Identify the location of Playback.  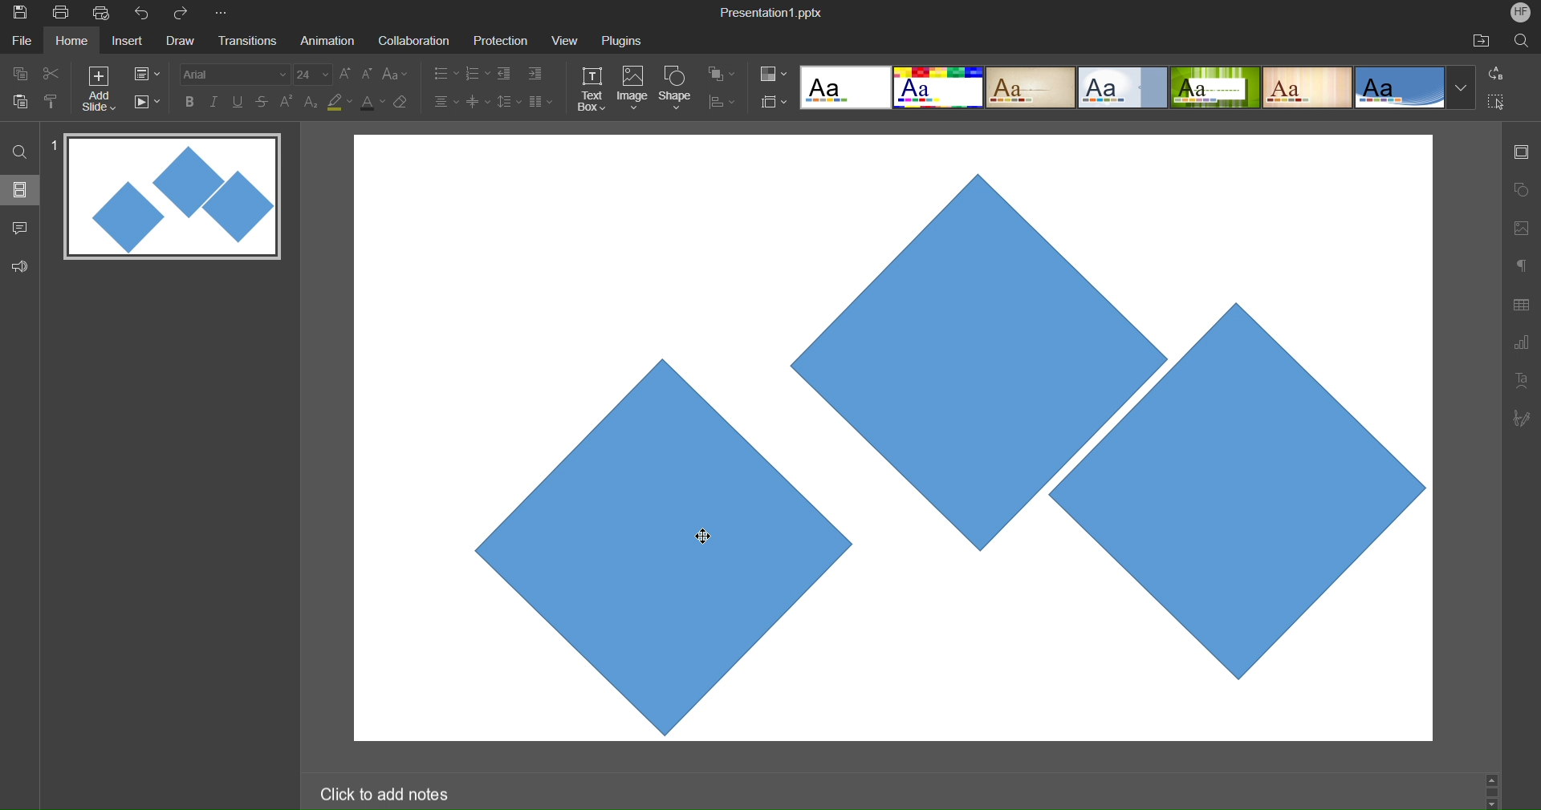
(146, 103).